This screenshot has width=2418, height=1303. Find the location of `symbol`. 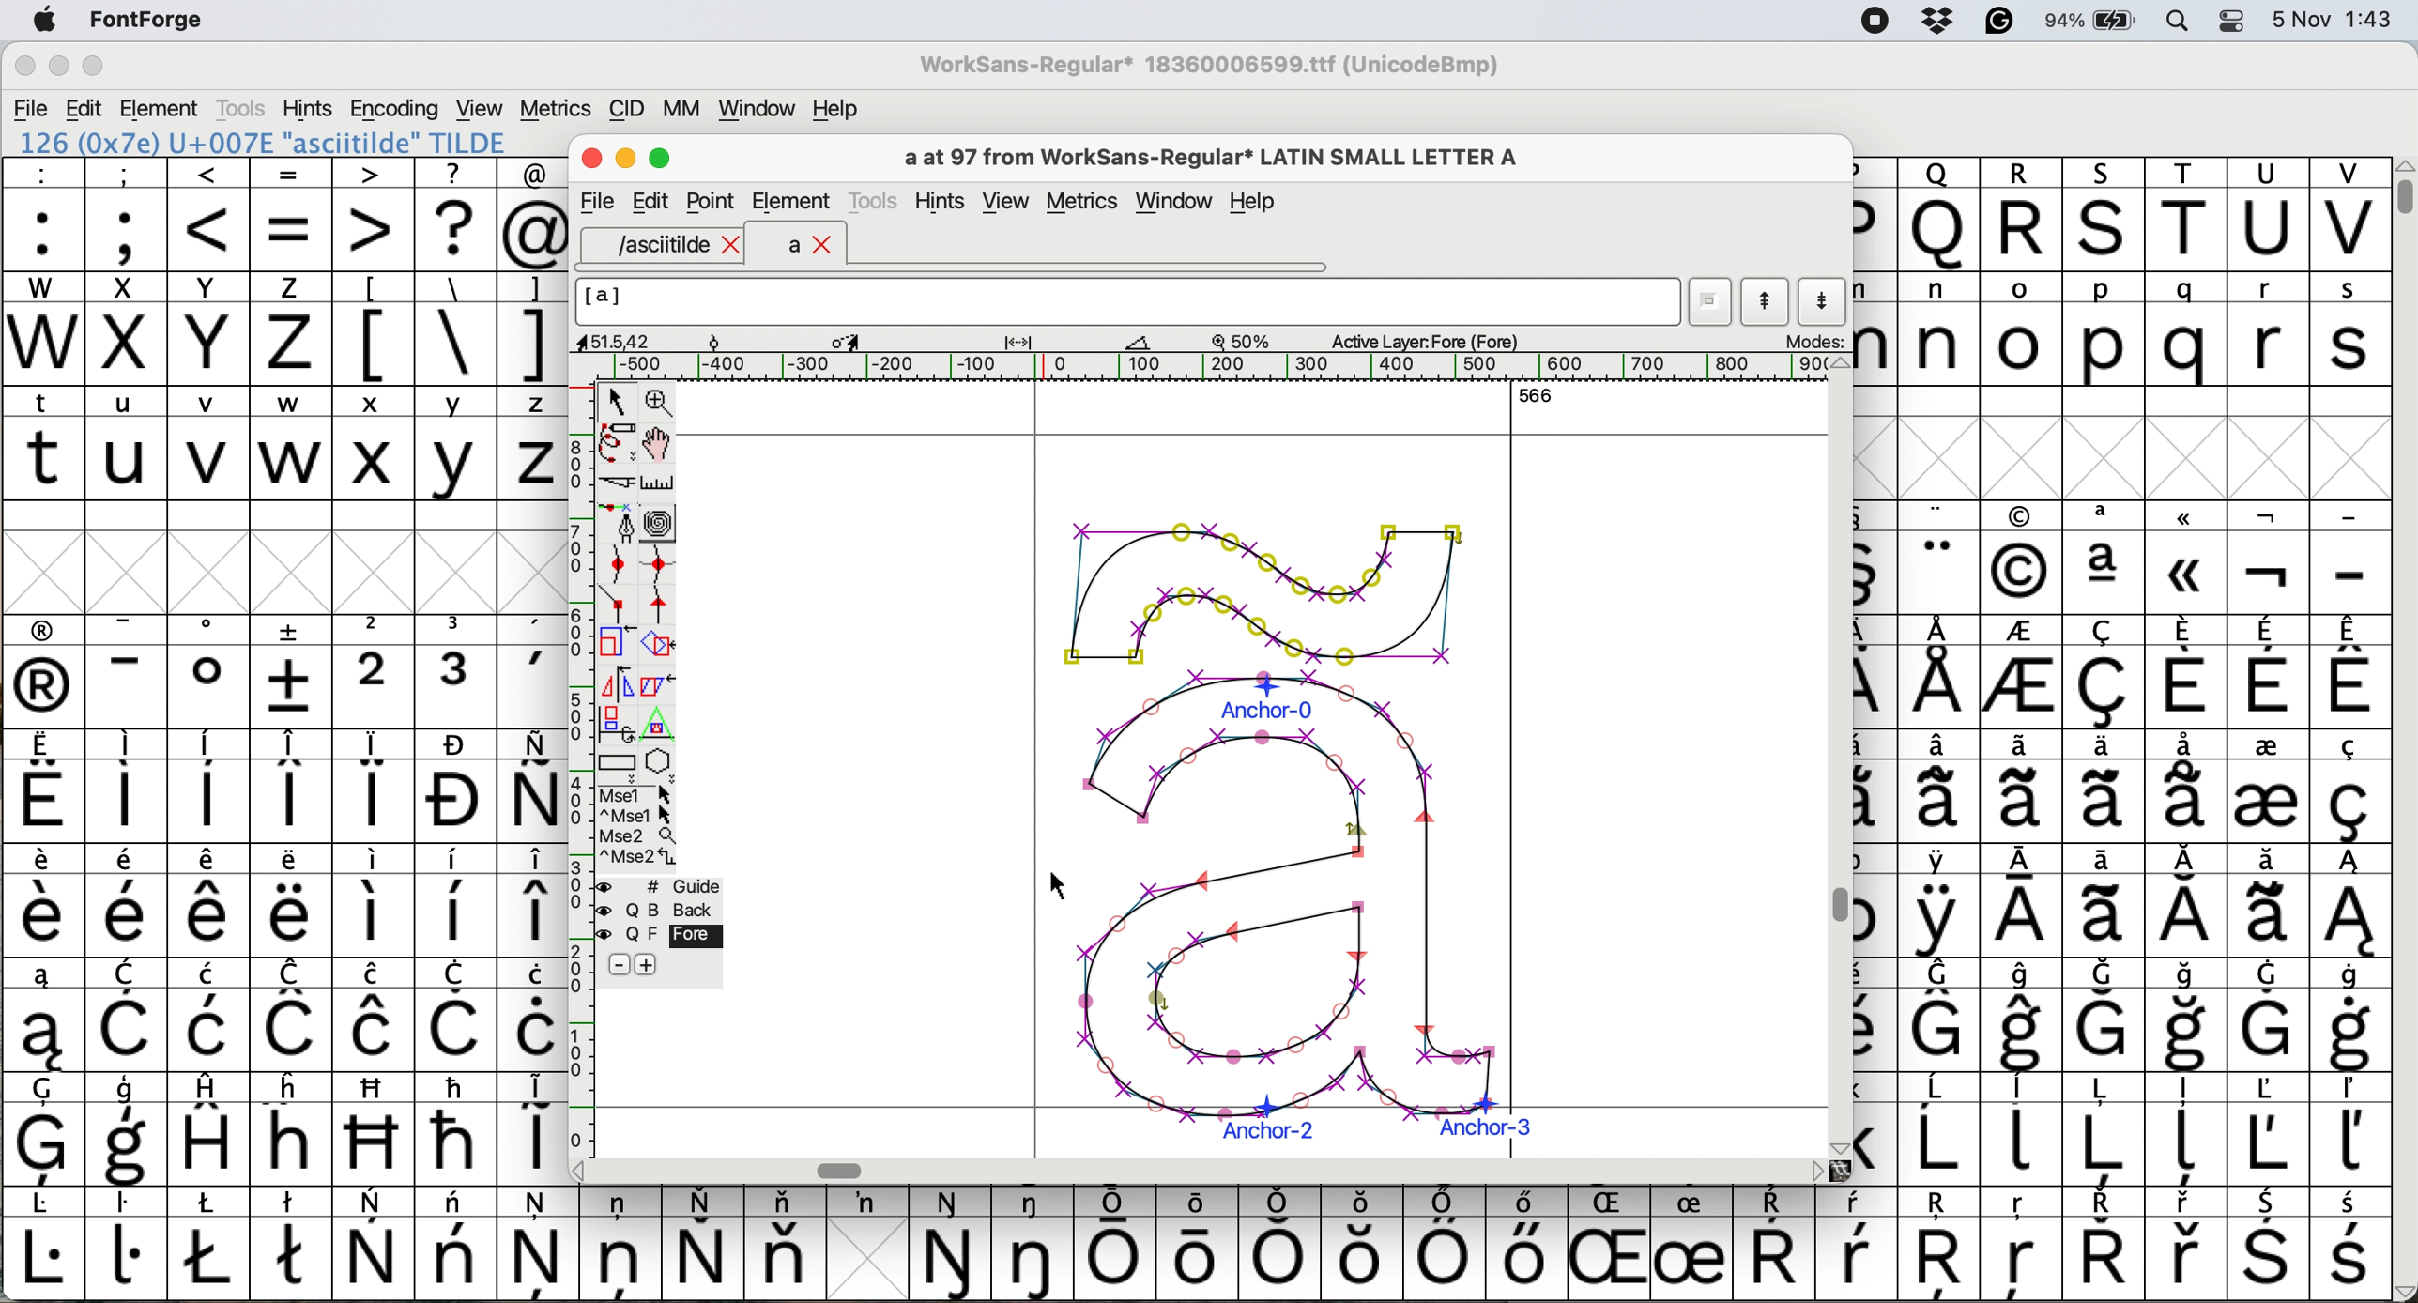

symbol is located at coordinates (1940, 559).